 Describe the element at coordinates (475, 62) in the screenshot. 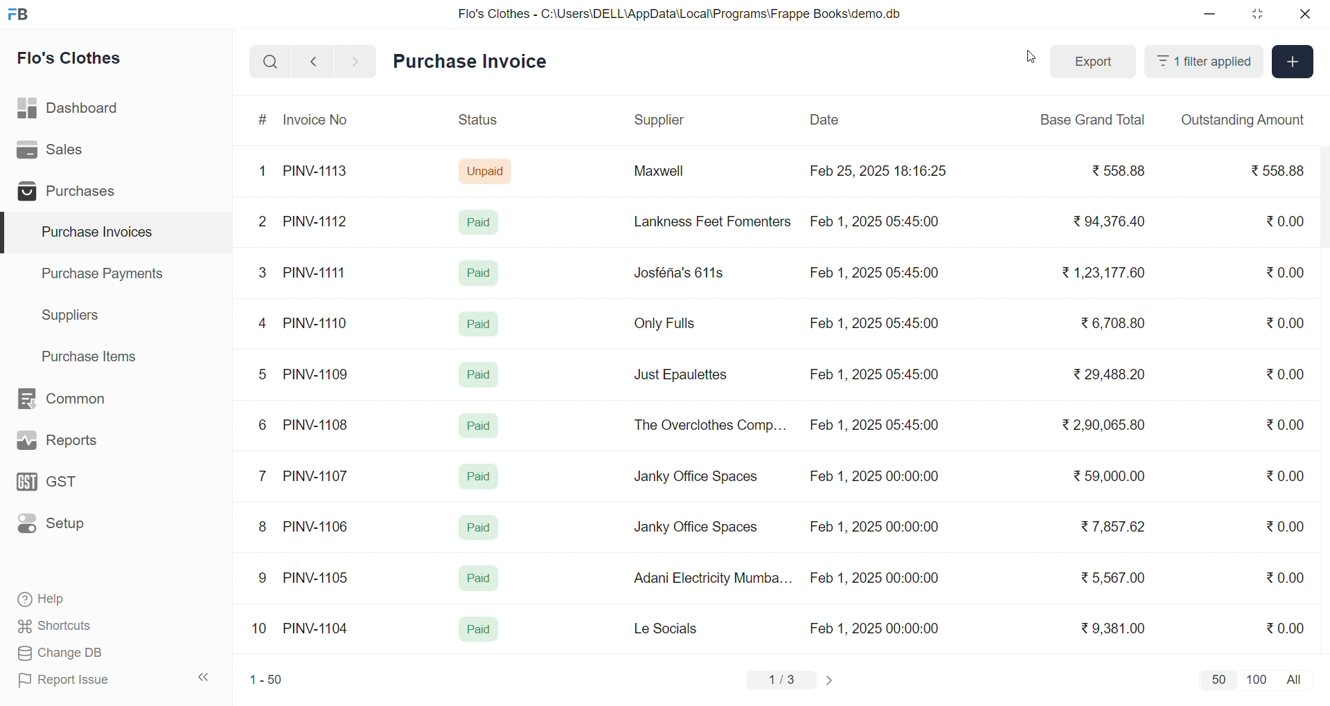

I see `Purchase Invoice` at that location.